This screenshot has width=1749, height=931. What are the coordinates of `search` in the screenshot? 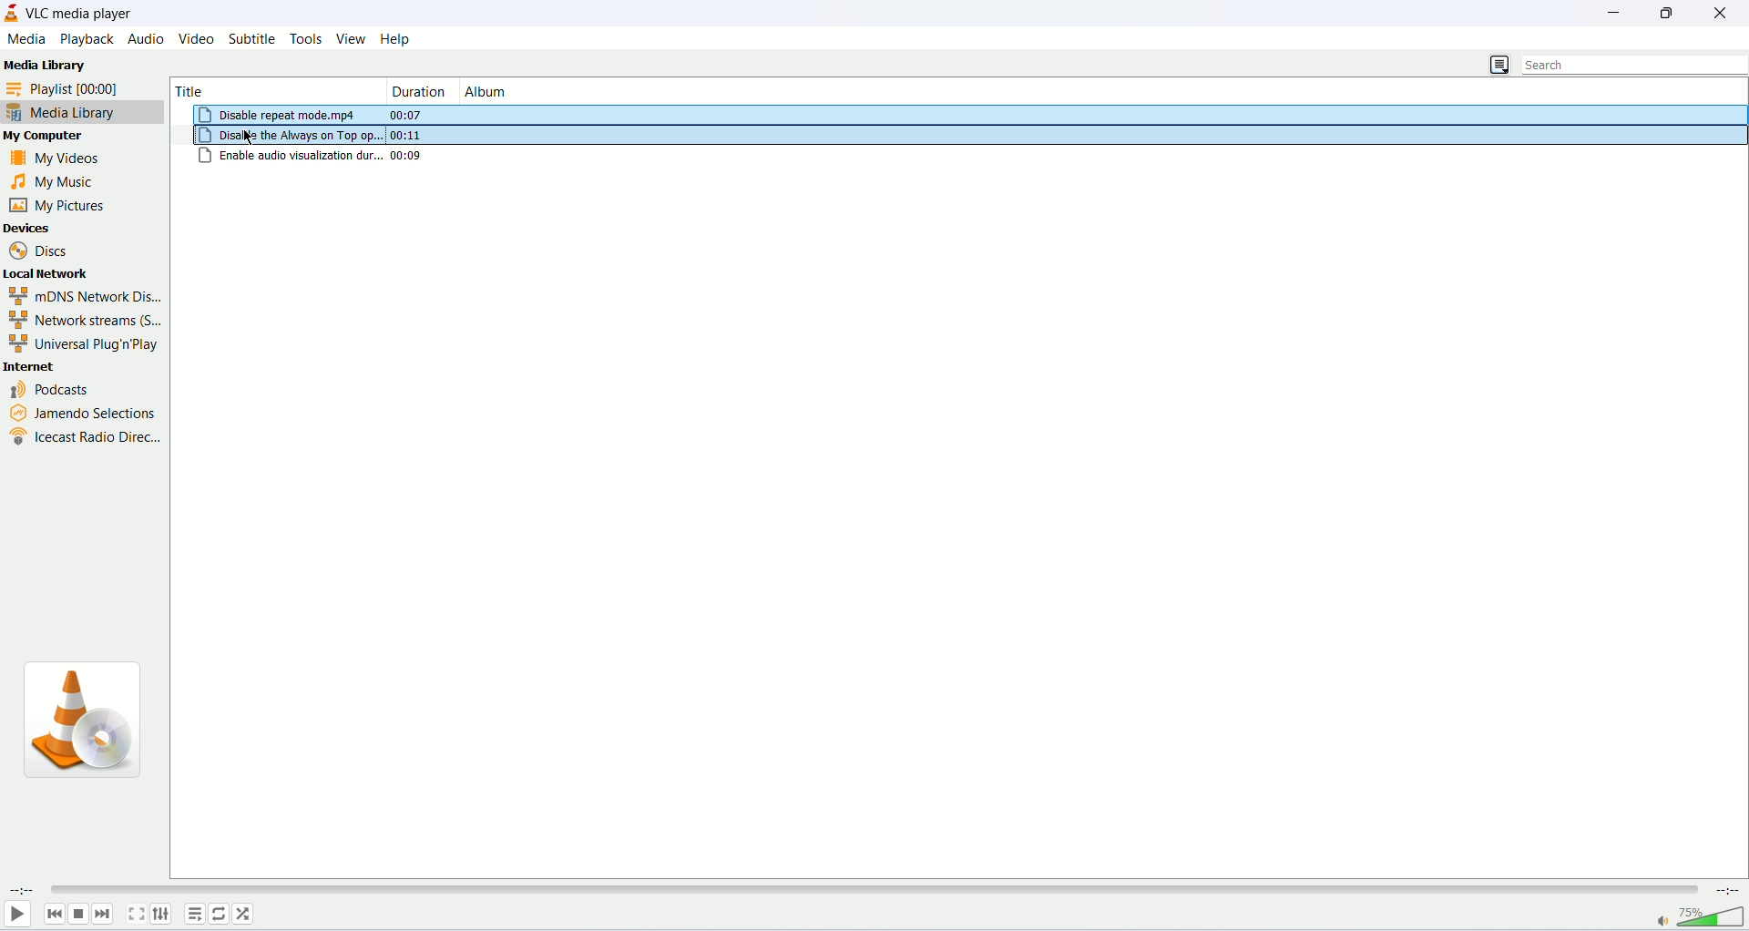 It's located at (1636, 65).